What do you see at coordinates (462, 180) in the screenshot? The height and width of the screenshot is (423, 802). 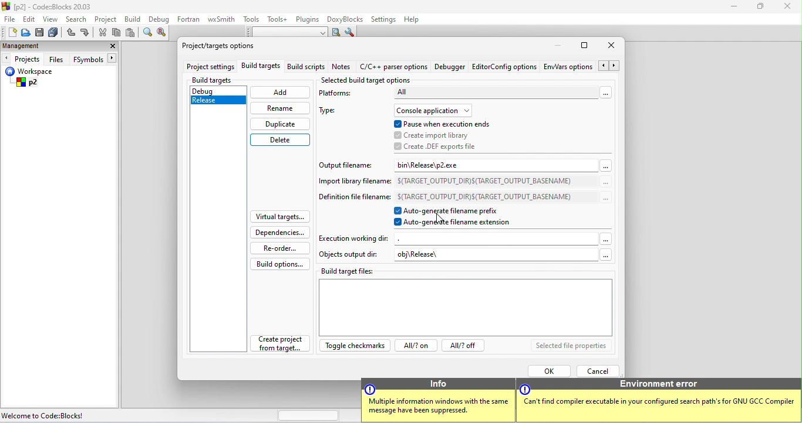 I see `Import library filename: S(TARGET_OUTPUT_DIR)S(TARGET_OUTPUT_BASENAME)` at bounding box center [462, 180].